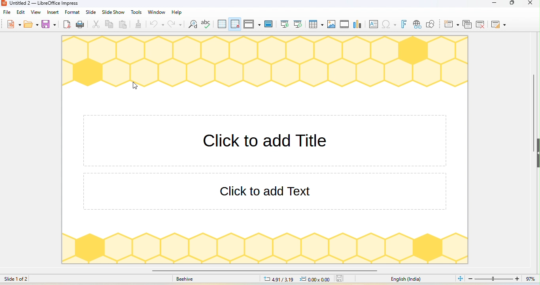 The width and height of the screenshot is (540, 285). Describe the element at coordinates (538, 153) in the screenshot. I see `Collapse/Expand sidebar` at that location.